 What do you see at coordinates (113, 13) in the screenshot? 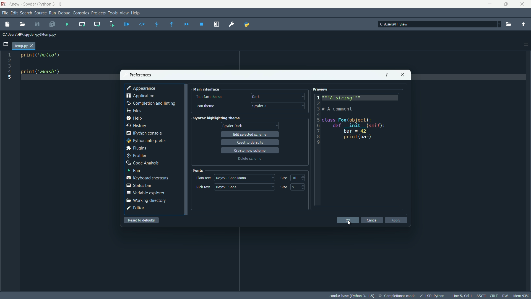
I see `tools menu` at bounding box center [113, 13].